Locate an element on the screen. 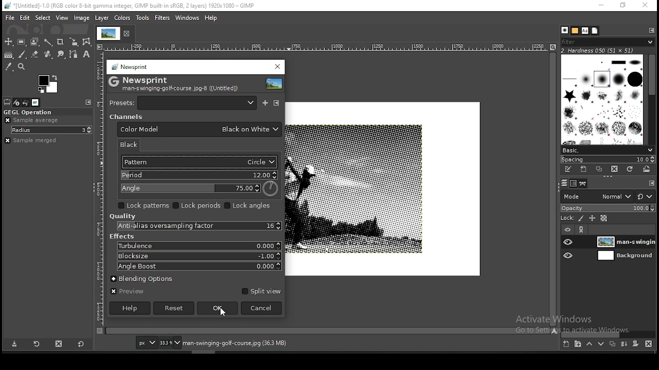  scroll bar is located at coordinates (649, 99).